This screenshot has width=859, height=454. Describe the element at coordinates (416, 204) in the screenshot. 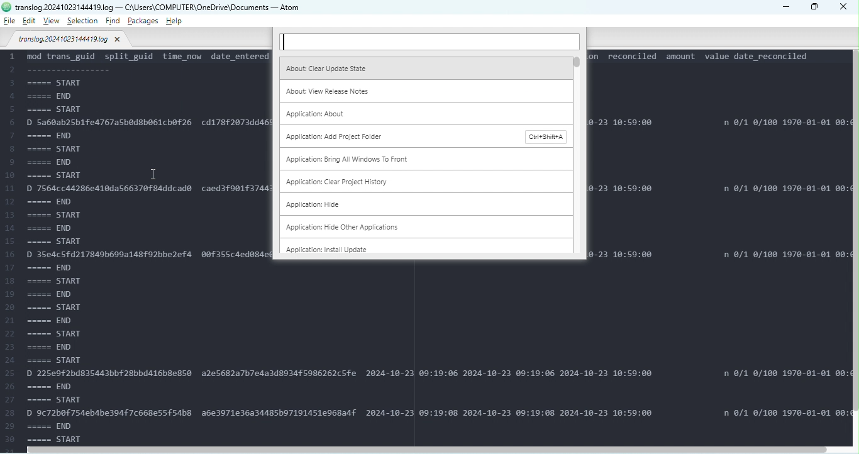

I see `Application: Hide` at that location.